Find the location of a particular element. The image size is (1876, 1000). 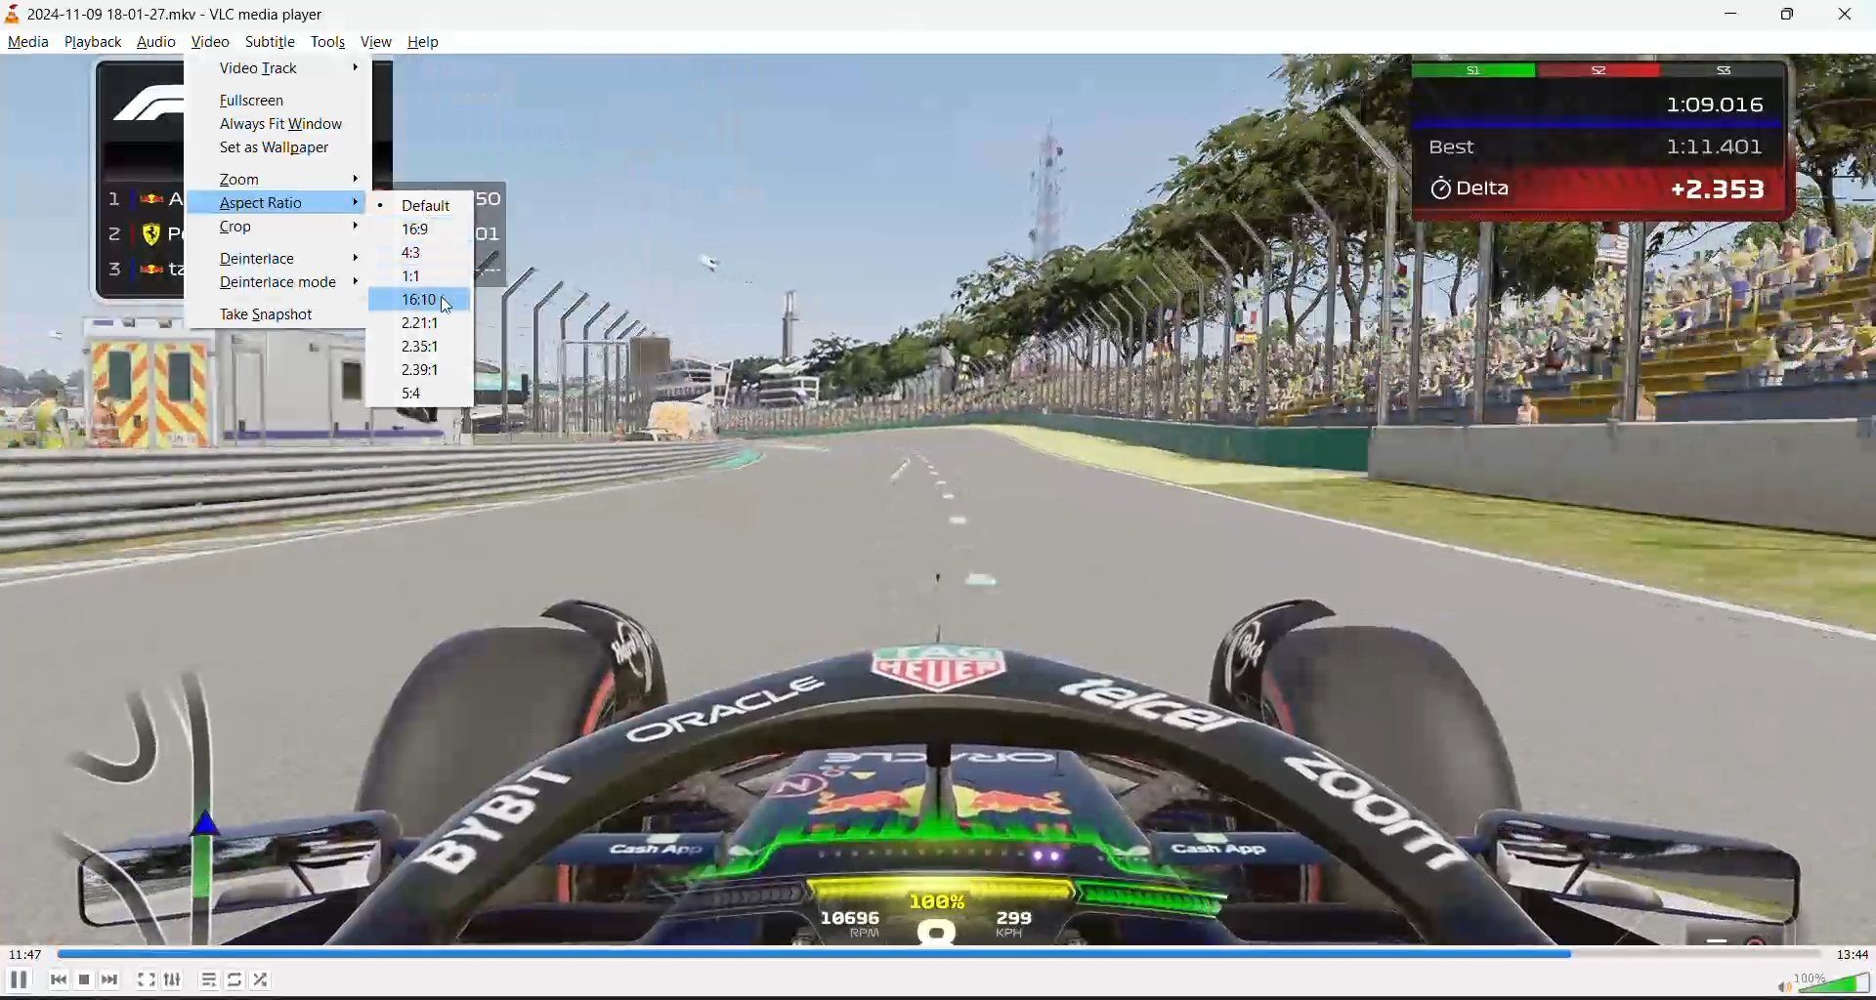

loop is located at coordinates (237, 978).